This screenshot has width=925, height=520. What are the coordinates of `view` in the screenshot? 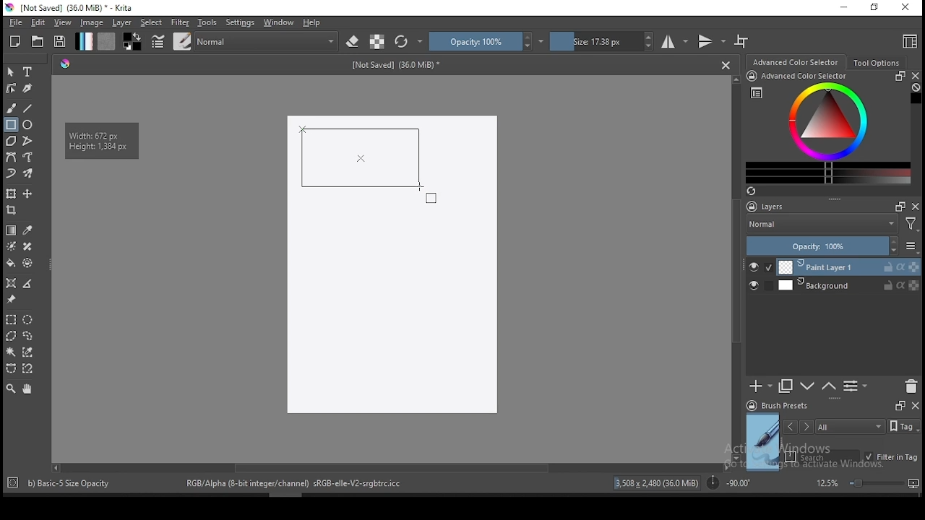 It's located at (62, 22).